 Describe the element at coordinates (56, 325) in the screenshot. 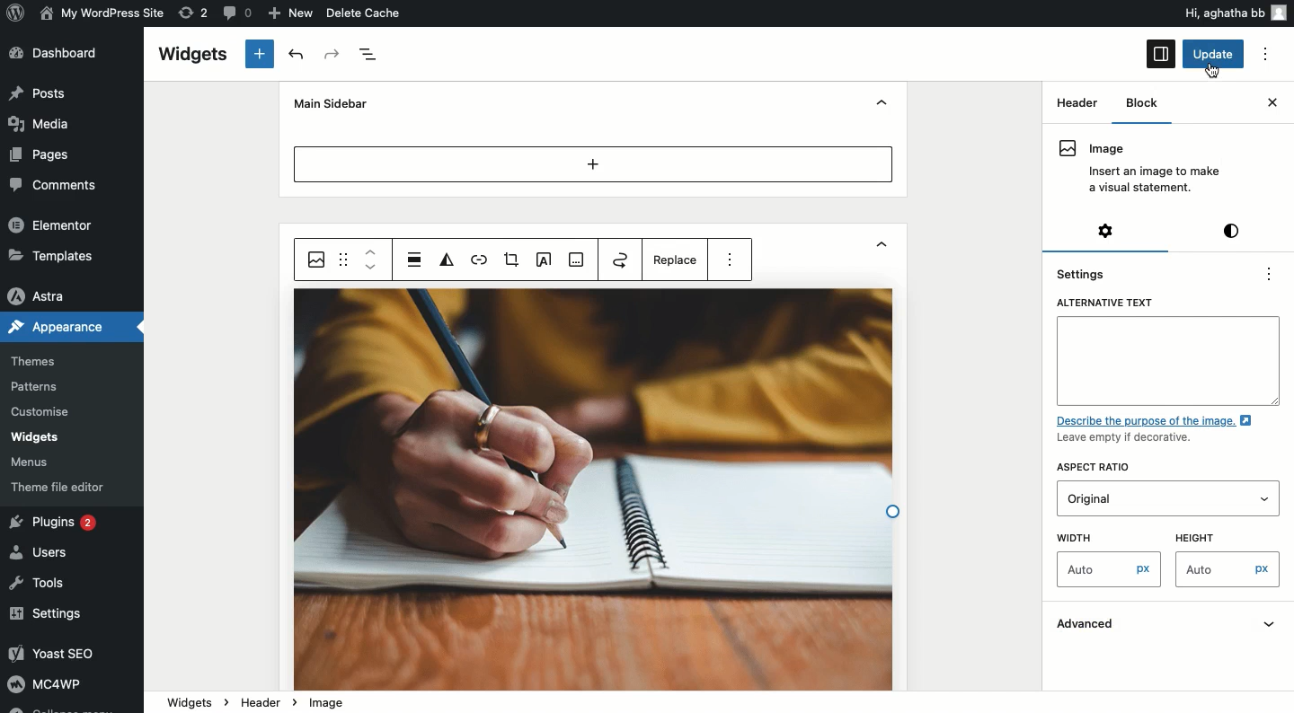

I see `Appearance` at that location.